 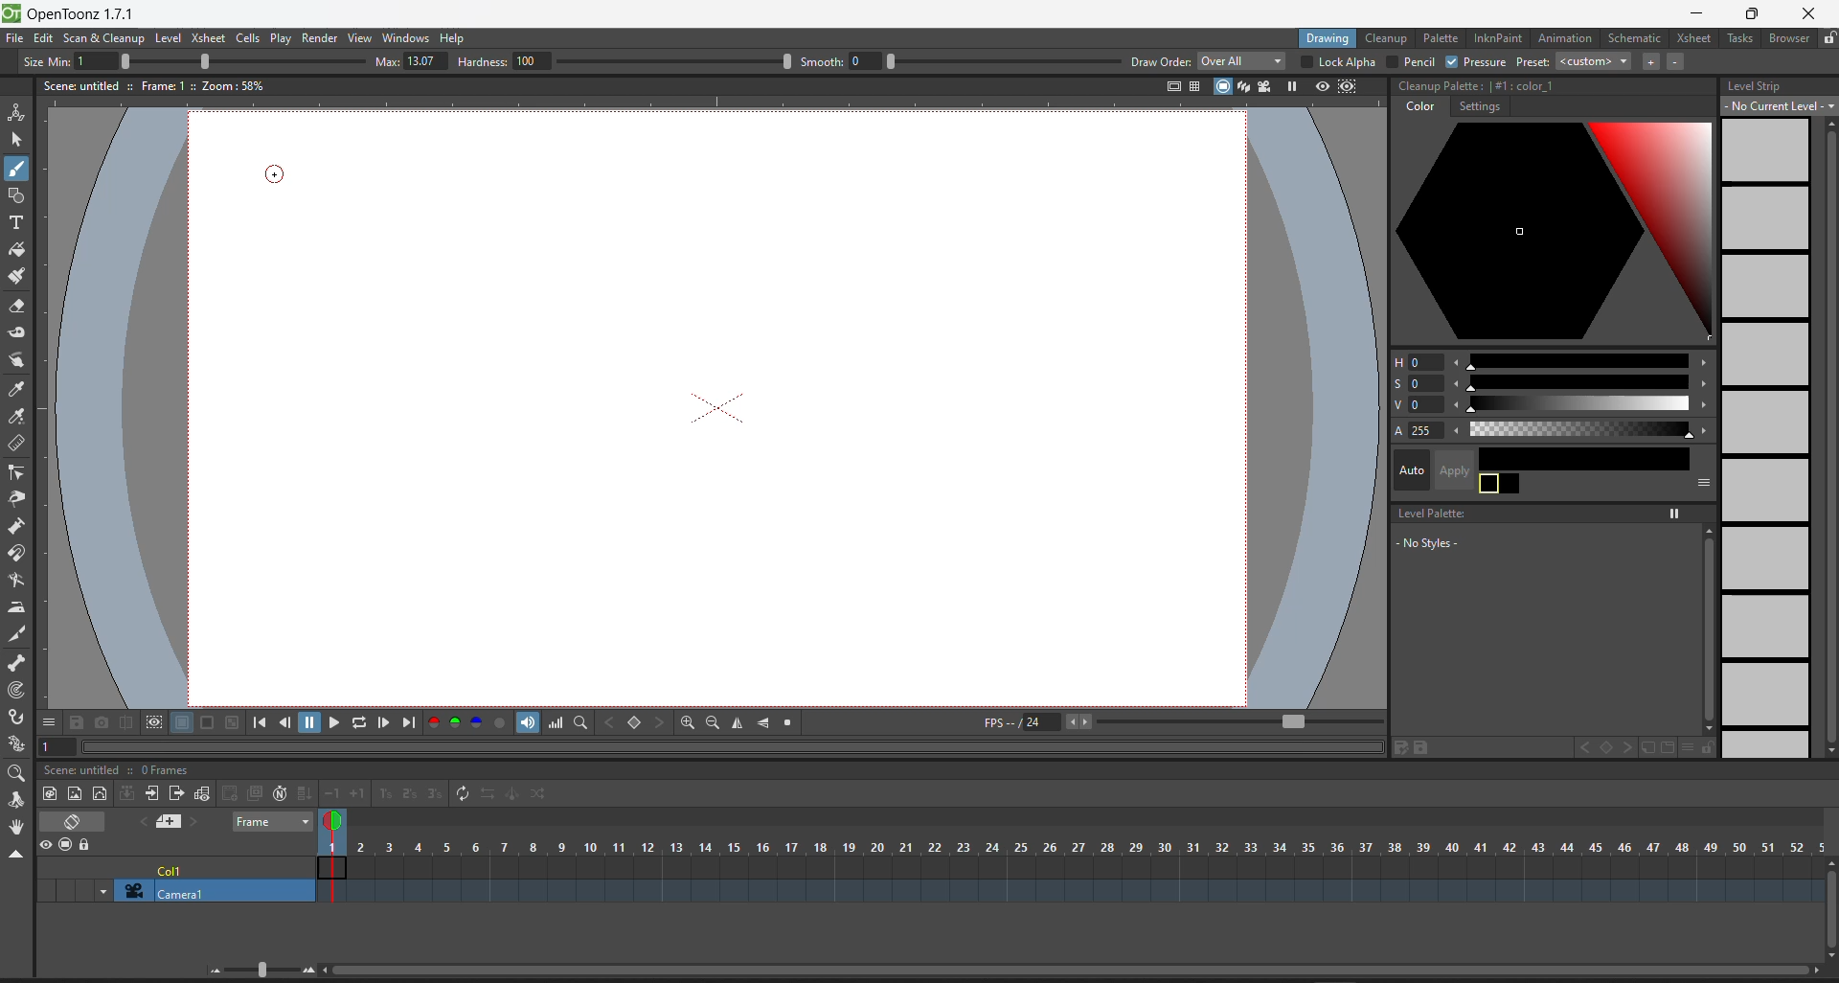 What do you see at coordinates (309, 971) in the screenshot?
I see `zoom in` at bounding box center [309, 971].